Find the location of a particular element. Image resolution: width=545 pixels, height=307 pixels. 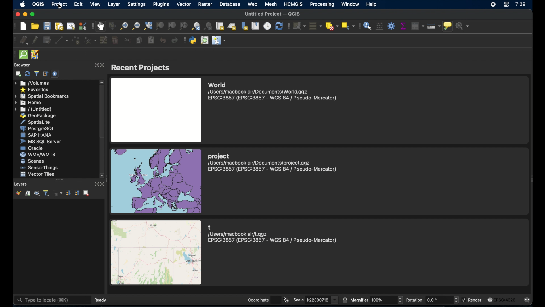

render is located at coordinates (476, 300).